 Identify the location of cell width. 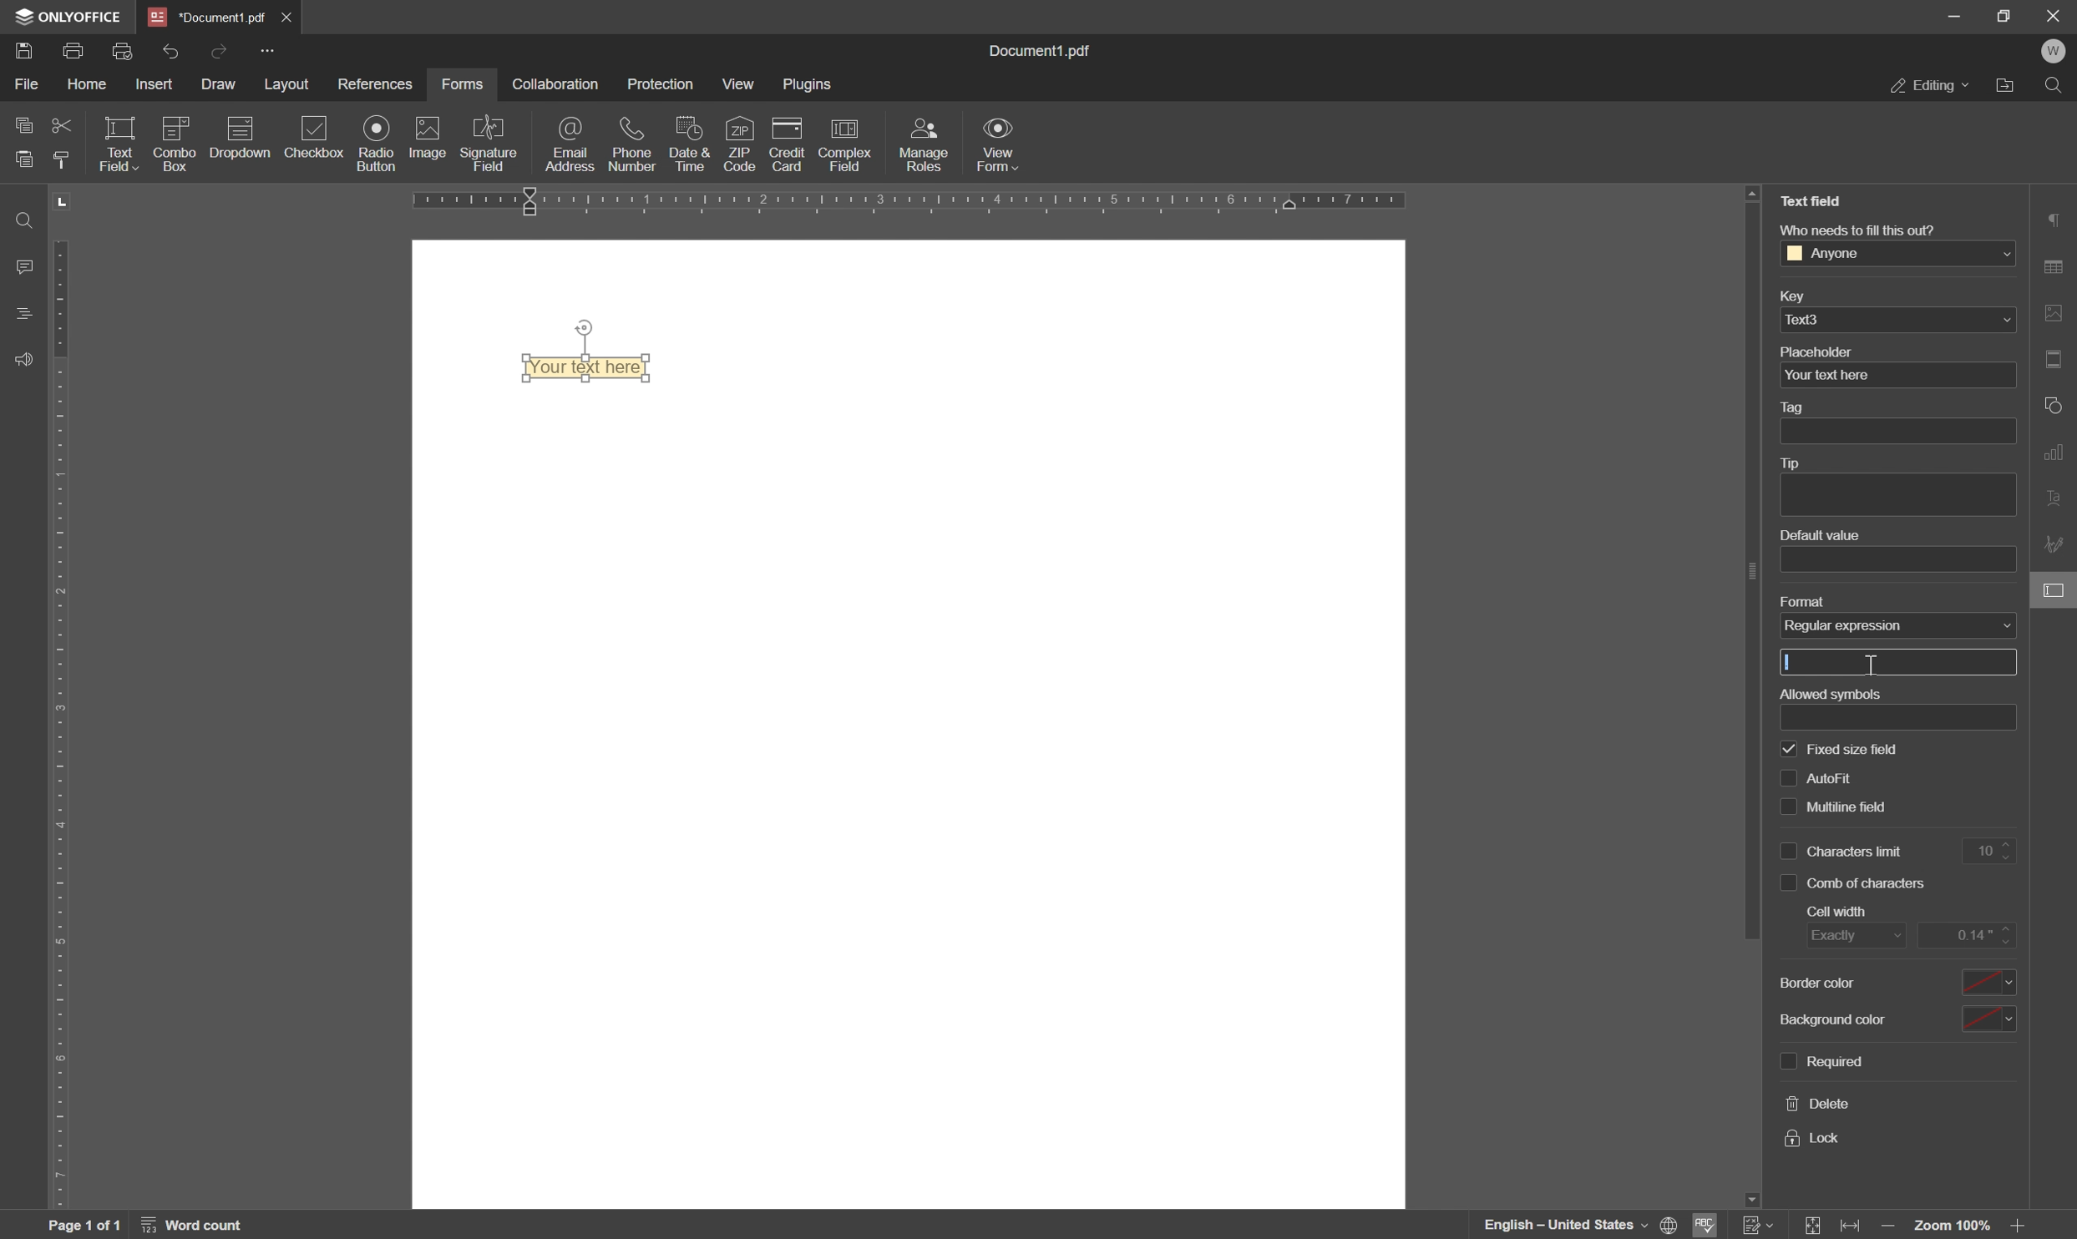
(1841, 912).